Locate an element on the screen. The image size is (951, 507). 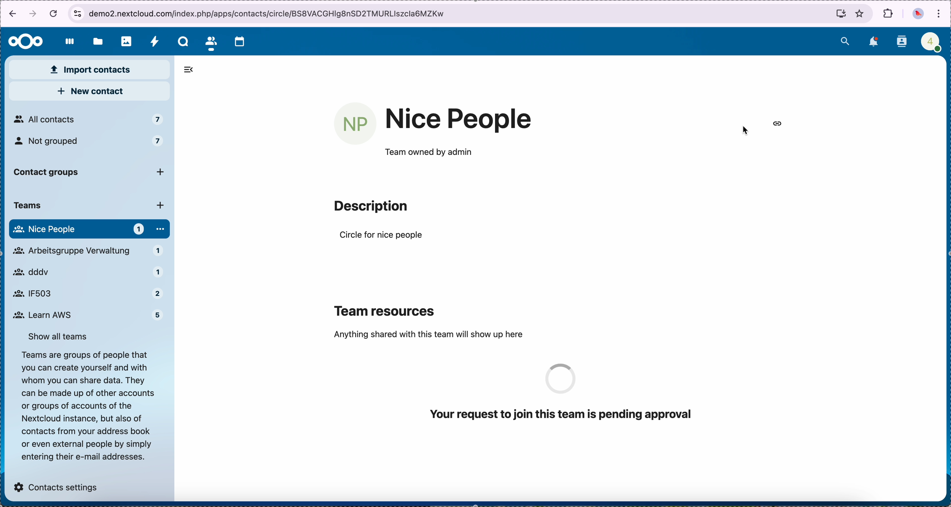
activity is located at coordinates (154, 41).